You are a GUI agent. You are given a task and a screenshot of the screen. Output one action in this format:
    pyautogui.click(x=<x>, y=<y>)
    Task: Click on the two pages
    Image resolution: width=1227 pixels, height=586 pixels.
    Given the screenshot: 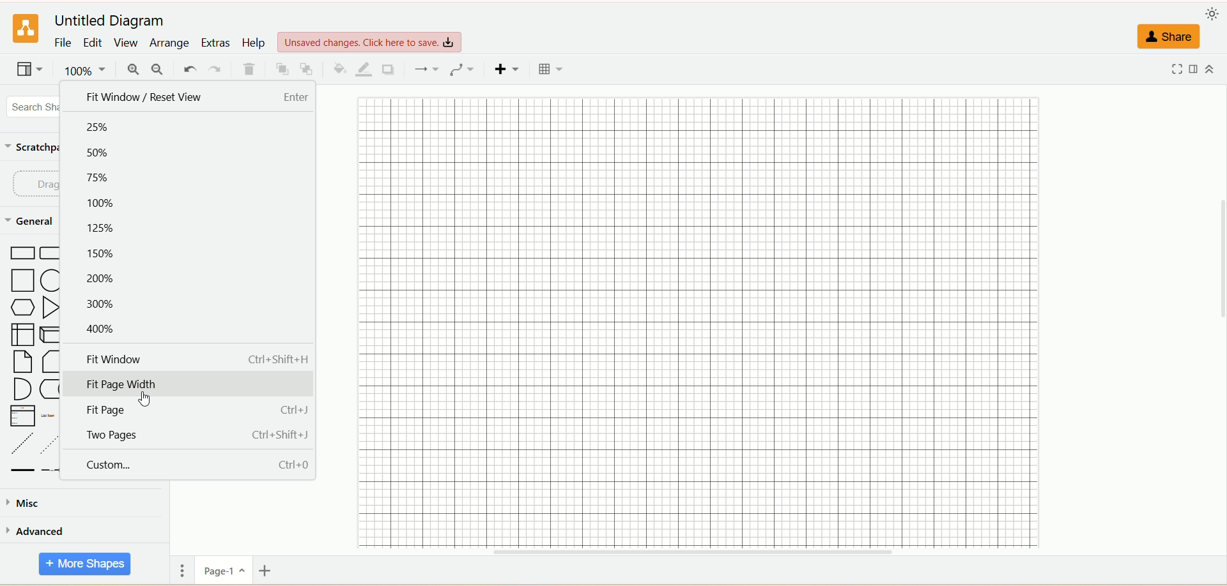 What is the action you would take?
    pyautogui.click(x=186, y=437)
    